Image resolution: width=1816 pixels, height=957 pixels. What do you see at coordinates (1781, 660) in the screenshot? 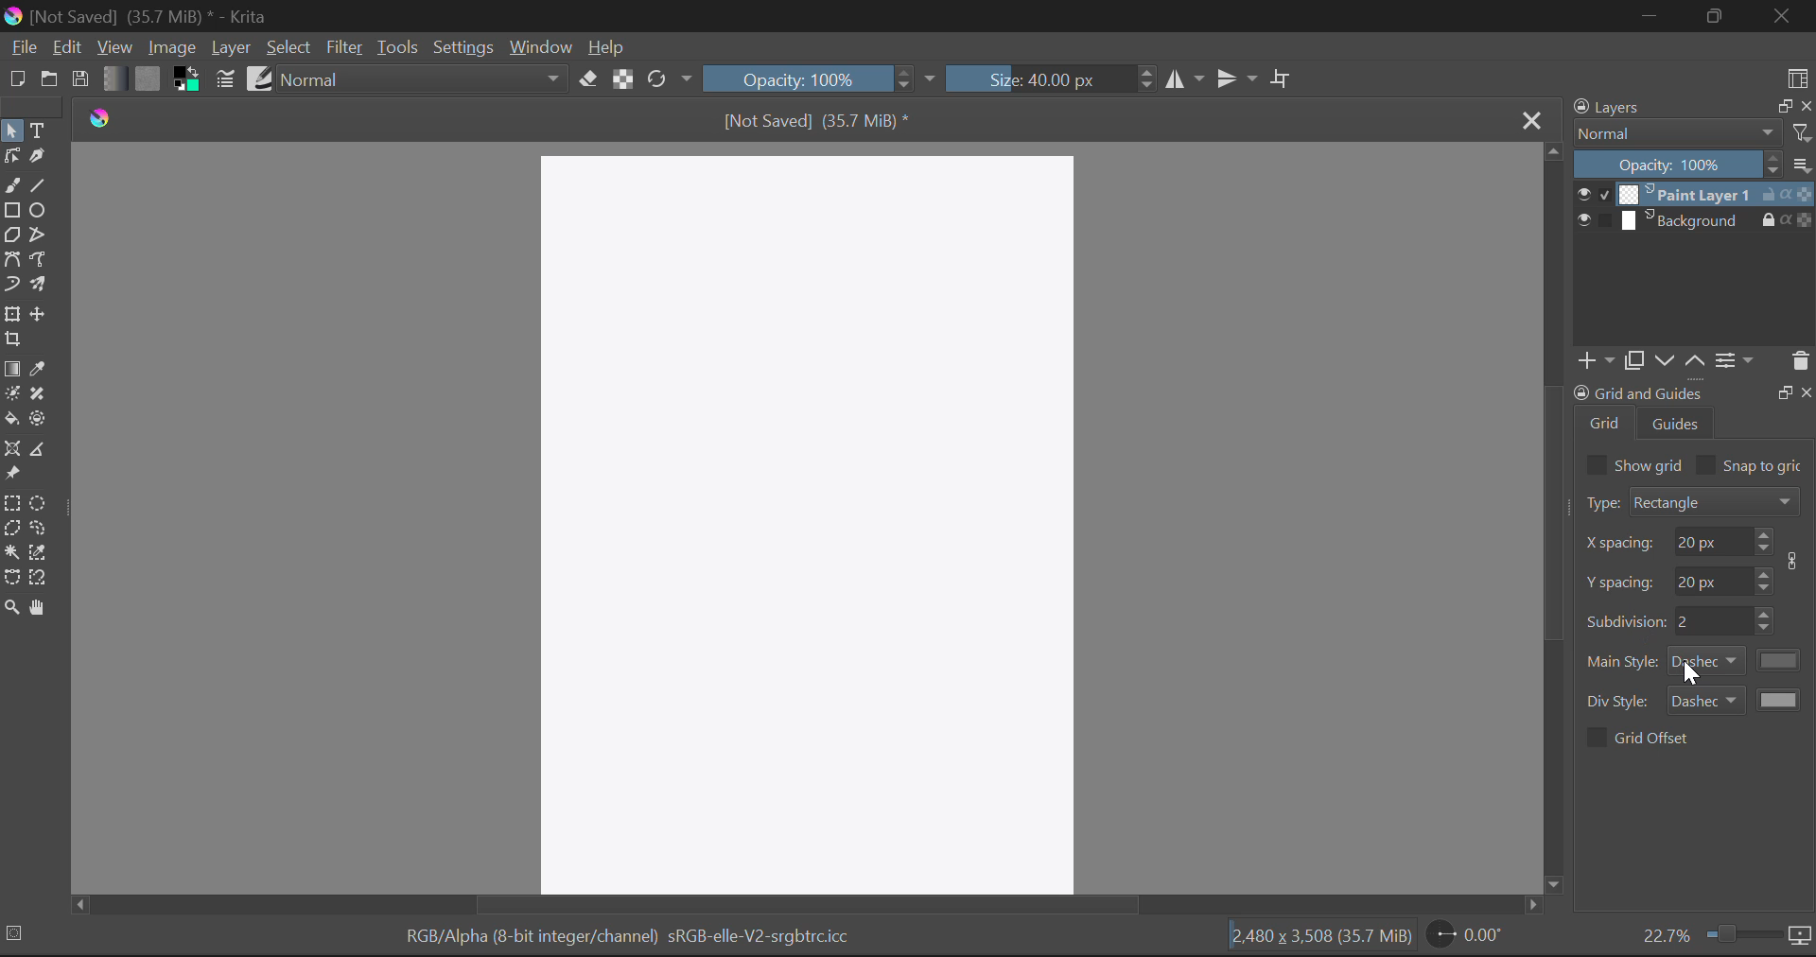
I see `color` at bounding box center [1781, 660].